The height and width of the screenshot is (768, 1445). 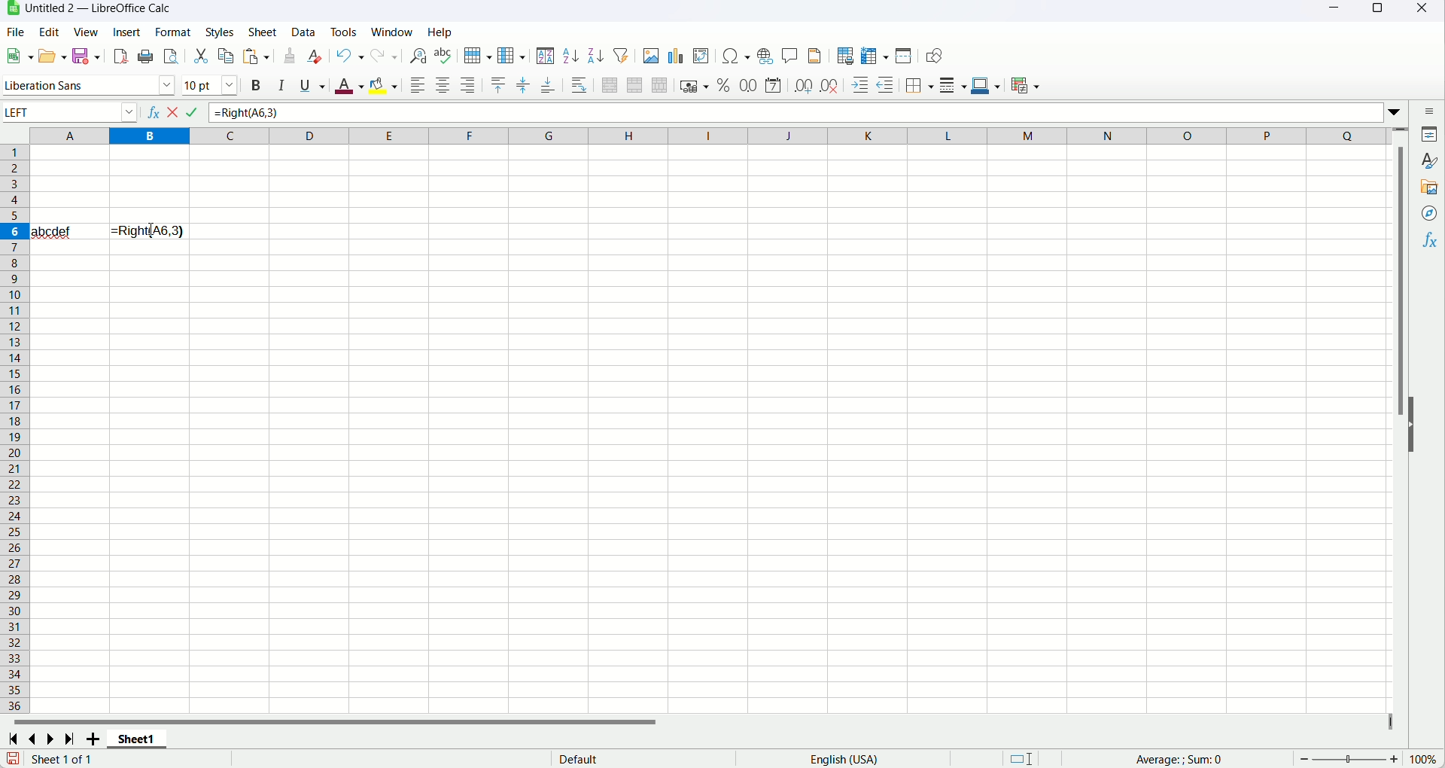 What do you see at coordinates (19, 56) in the screenshot?
I see `open` at bounding box center [19, 56].